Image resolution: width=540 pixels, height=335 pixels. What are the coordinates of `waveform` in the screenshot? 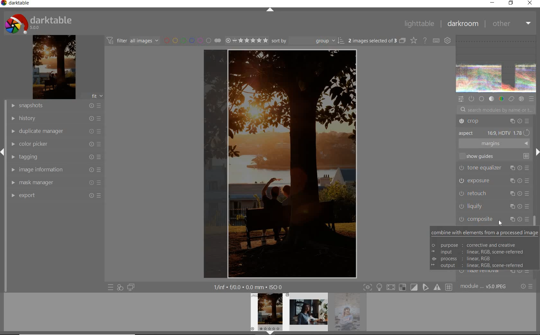 It's located at (496, 64).